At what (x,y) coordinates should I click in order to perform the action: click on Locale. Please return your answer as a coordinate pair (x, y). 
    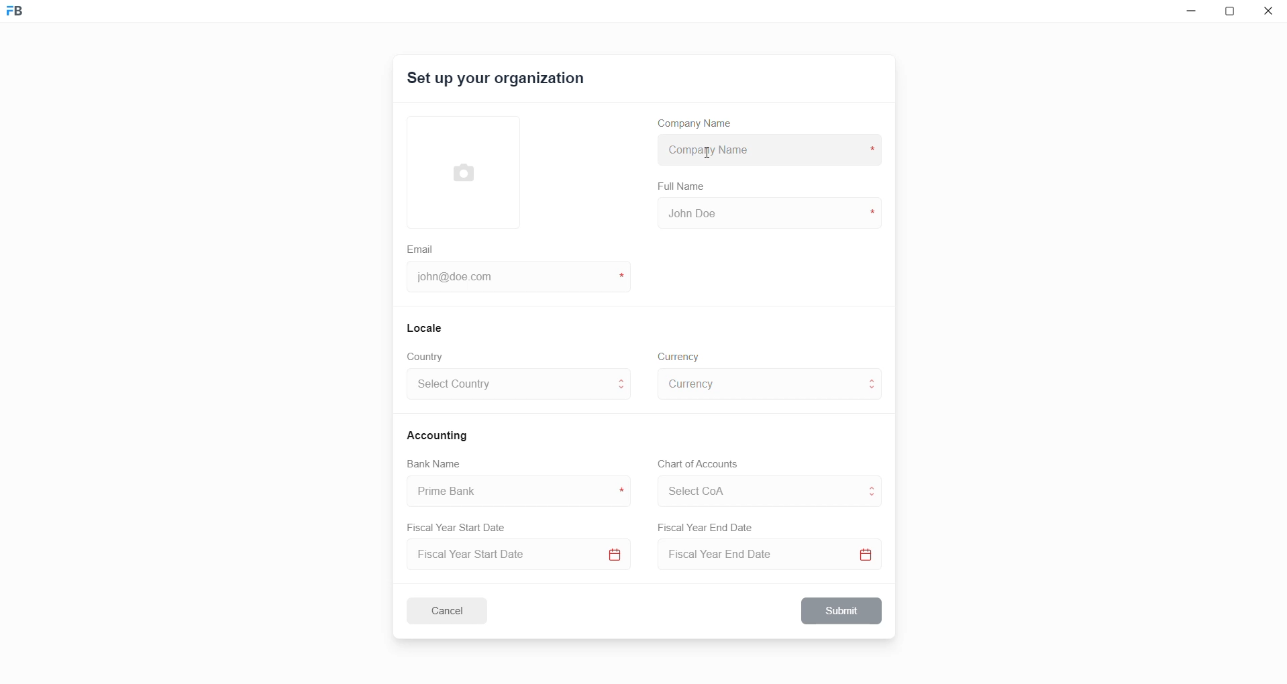
    Looking at the image, I should click on (425, 327).